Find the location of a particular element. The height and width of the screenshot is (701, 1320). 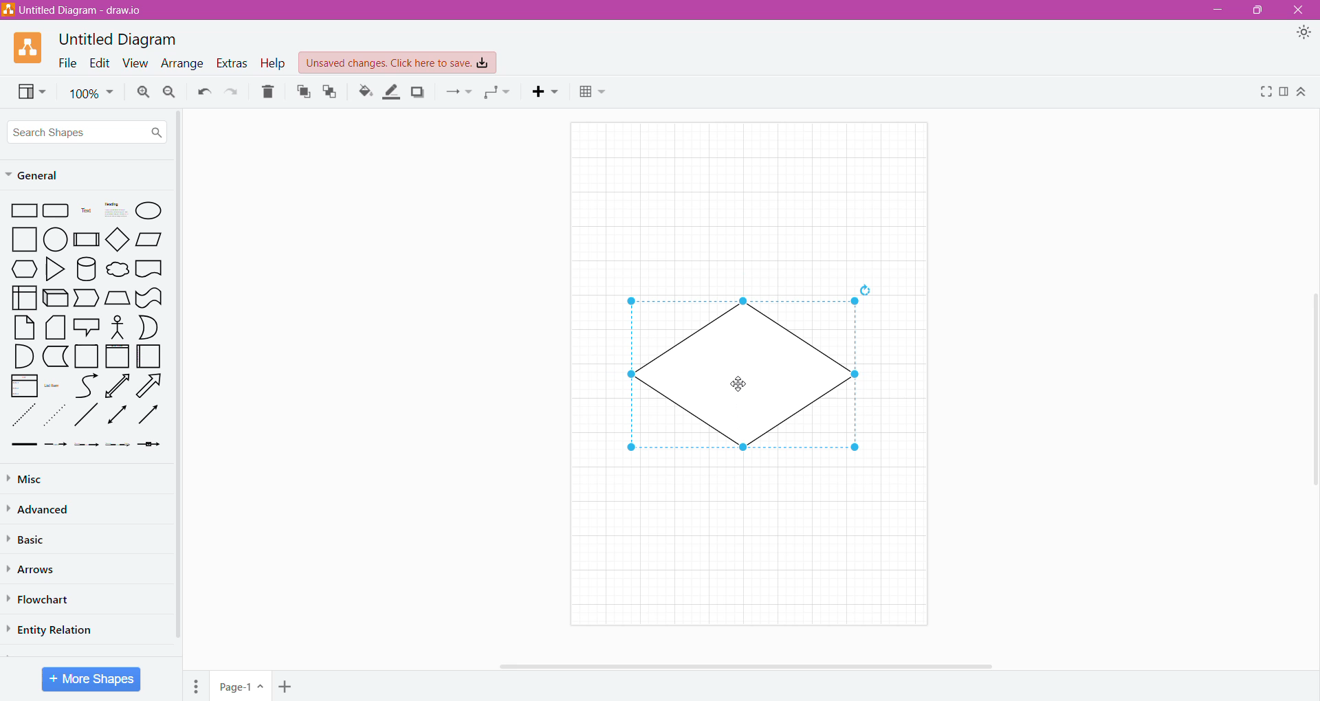

Untitled Diagram - draw.io is located at coordinates (78, 10).